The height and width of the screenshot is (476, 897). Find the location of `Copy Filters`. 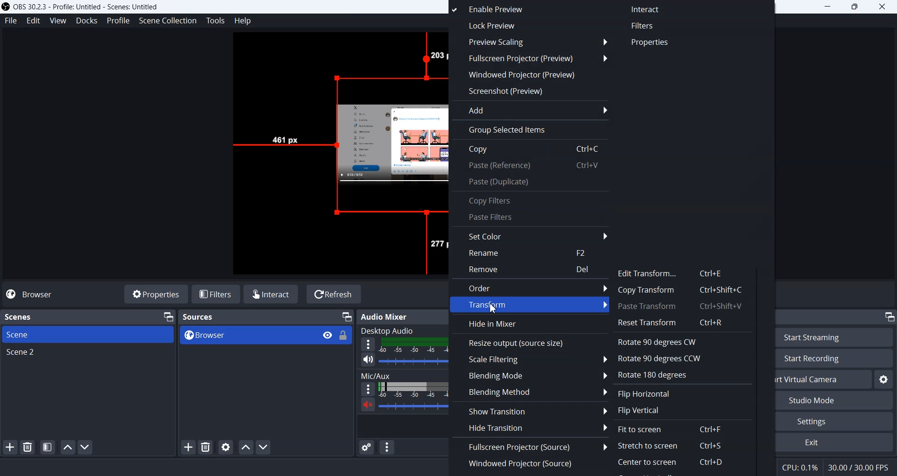

Copy Filters is located at coordinates (531, 199).